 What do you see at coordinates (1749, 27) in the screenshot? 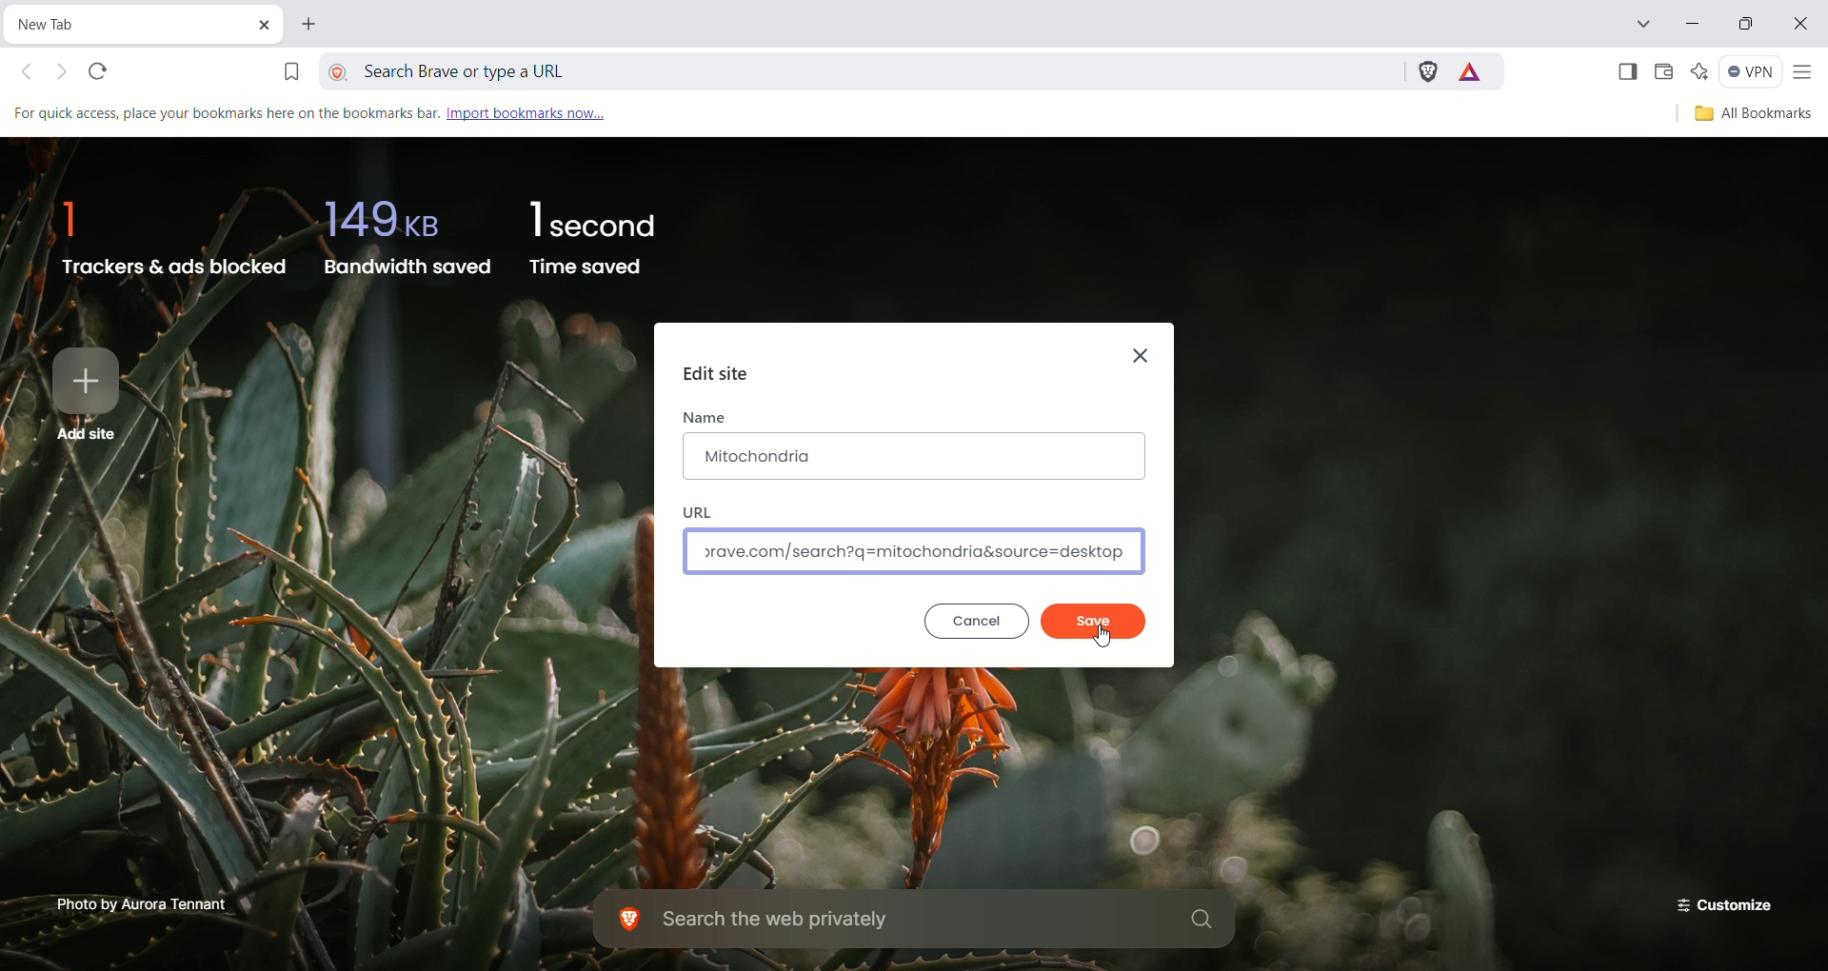
I see `restore down` at bounding box center [1749, 27].